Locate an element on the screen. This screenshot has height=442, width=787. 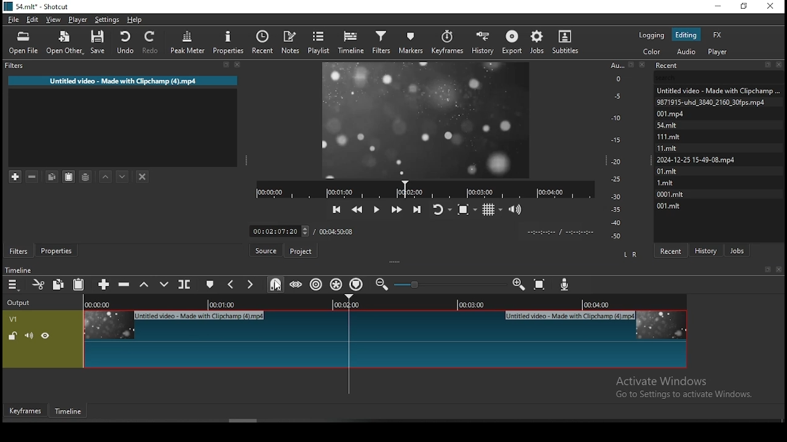
filters is located at coordinates (18, 252).